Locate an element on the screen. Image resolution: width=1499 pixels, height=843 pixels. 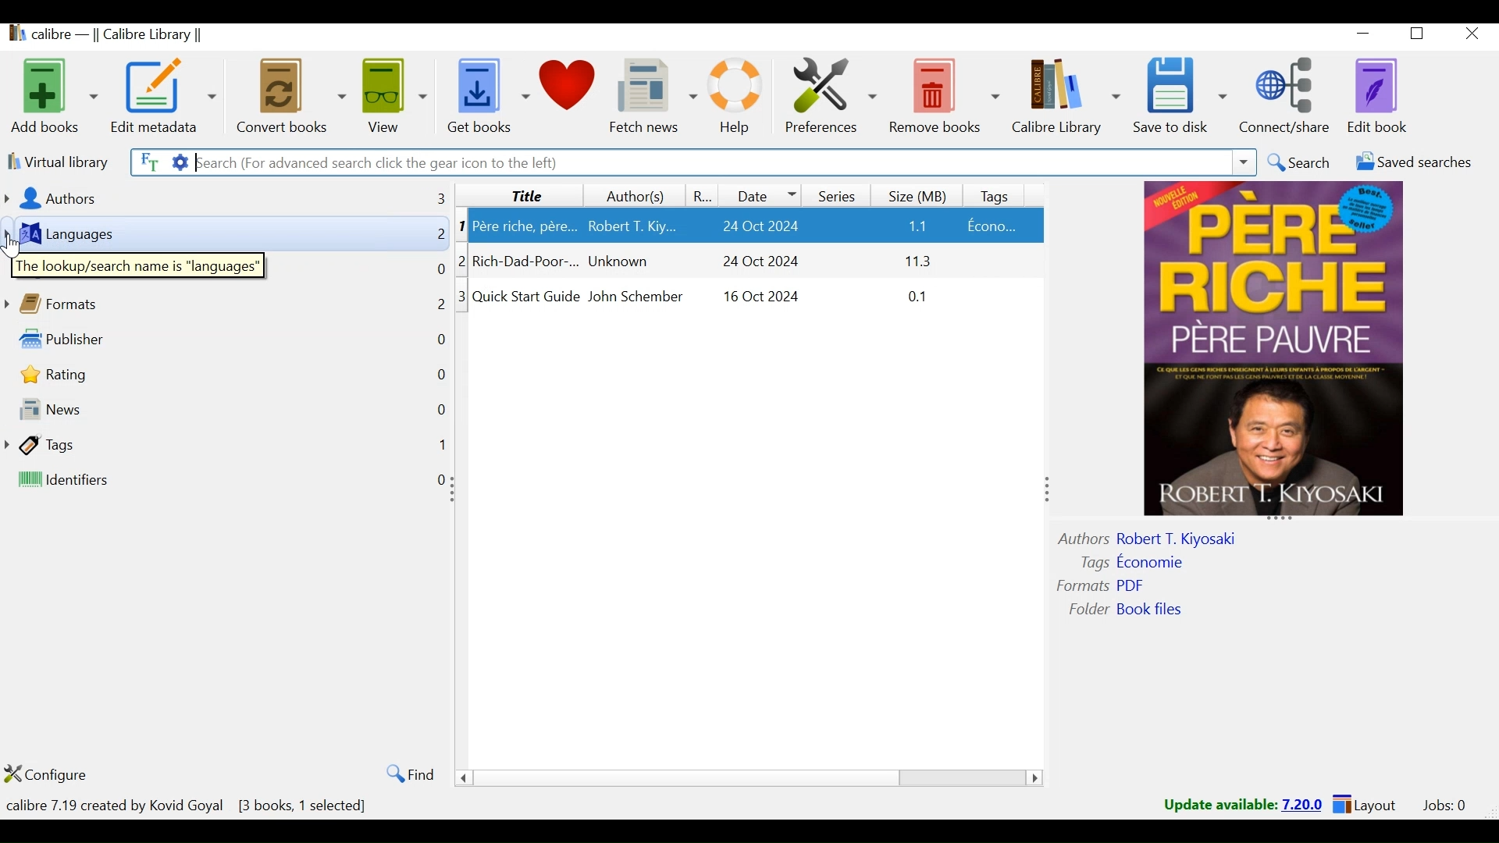
Search by texts in all books in the libary is located at coordinates (146, 161).